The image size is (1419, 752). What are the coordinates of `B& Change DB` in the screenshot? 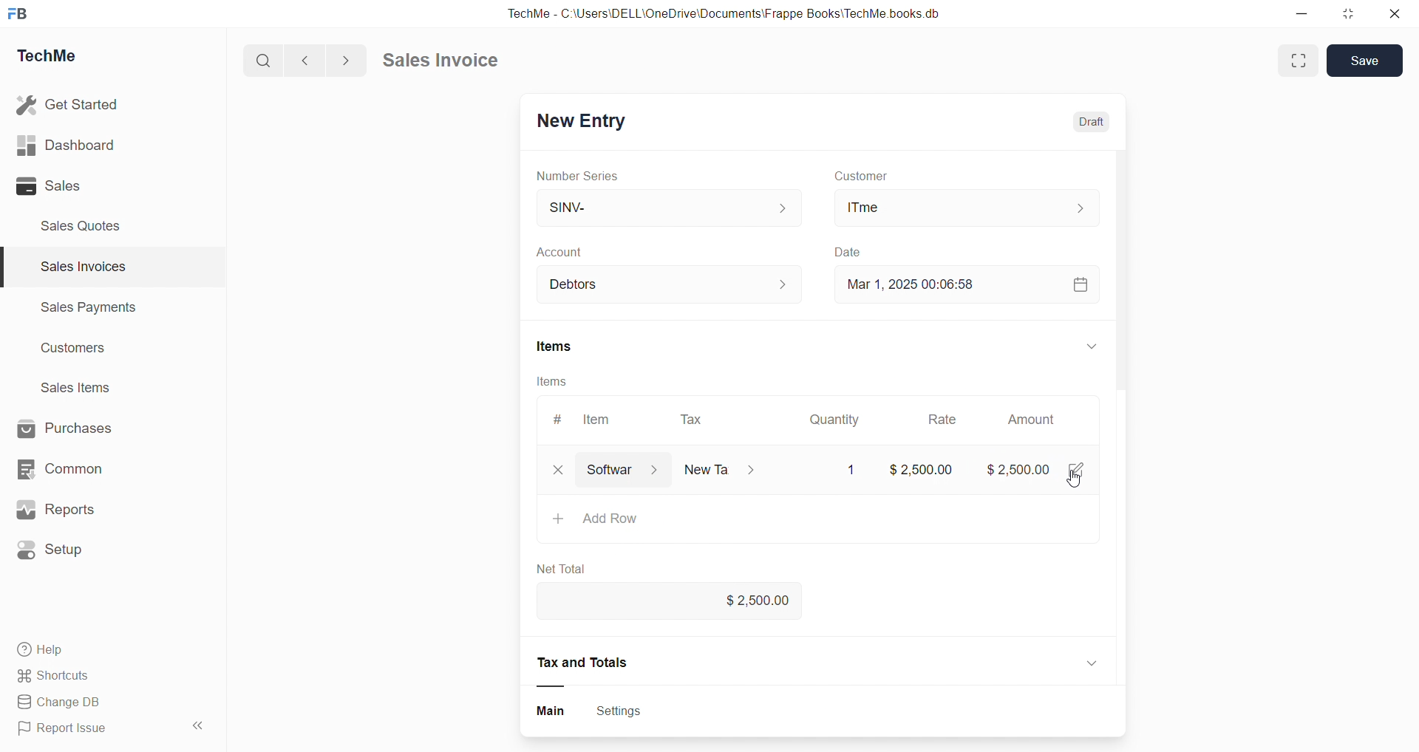 It's located at (64, 703).